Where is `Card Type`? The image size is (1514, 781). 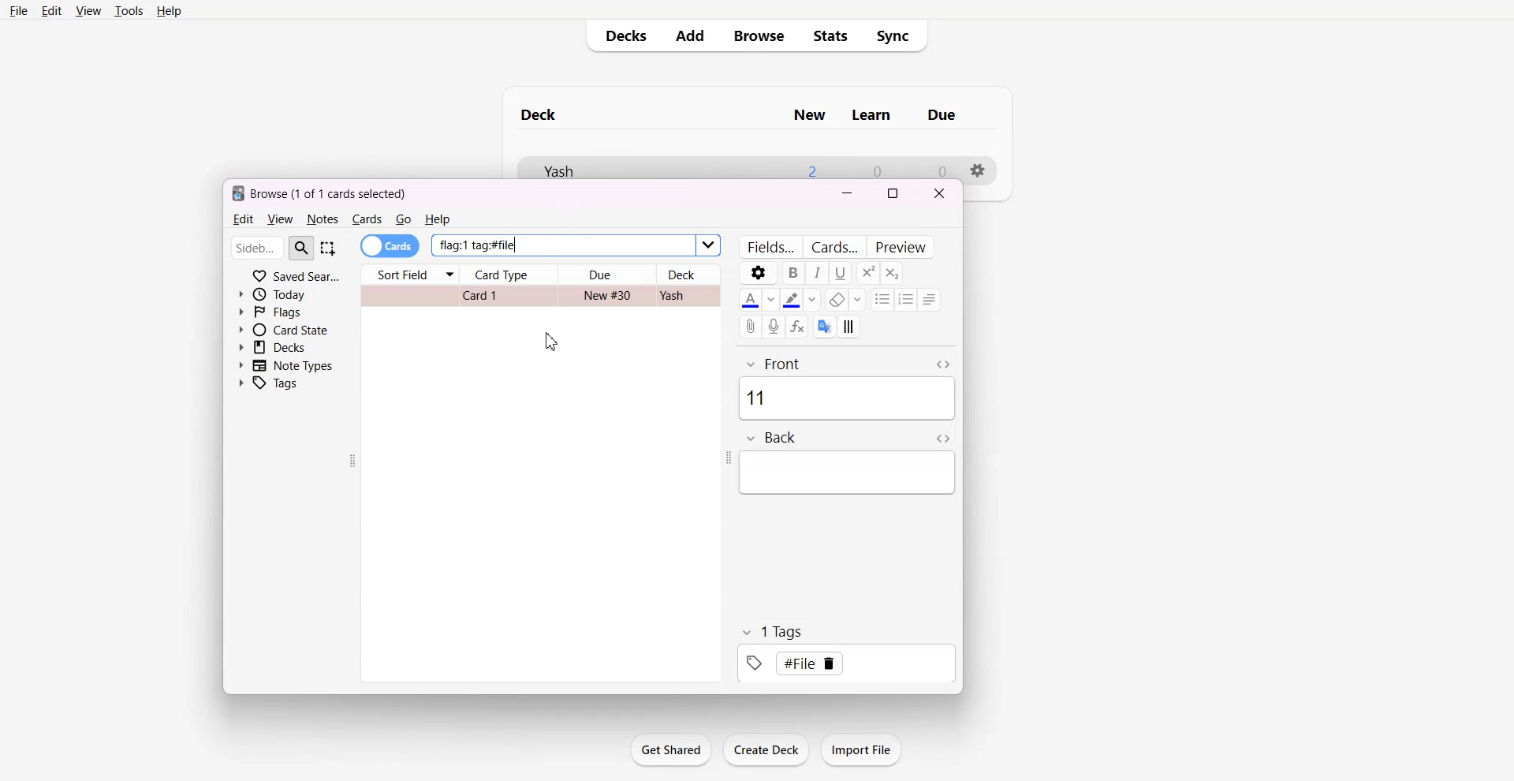
Card Type is located at coordinates (509, 275).